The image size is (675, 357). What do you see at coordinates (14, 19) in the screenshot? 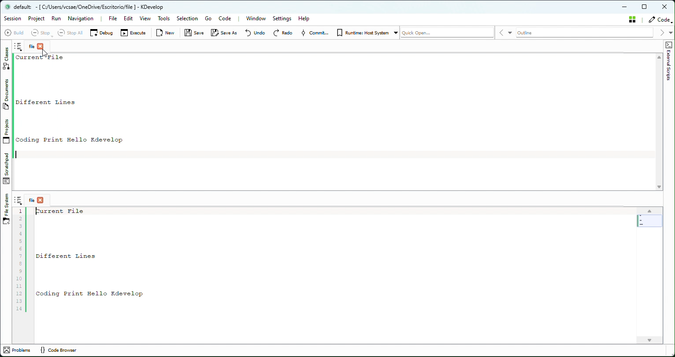
I see `Session` at bounding box center [14, 19].